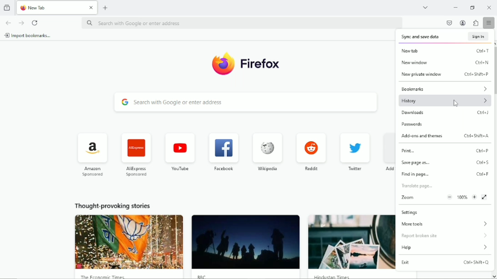  What do you see at coordinates (137, 154) in the screenshot?
I see `AliExpress Sponsored` at bounding box center [137, 154].